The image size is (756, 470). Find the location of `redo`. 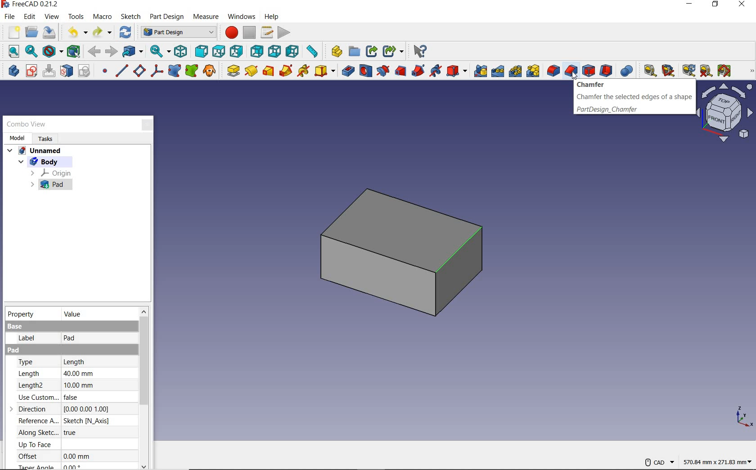

redo is located at coordinates (103, 32).